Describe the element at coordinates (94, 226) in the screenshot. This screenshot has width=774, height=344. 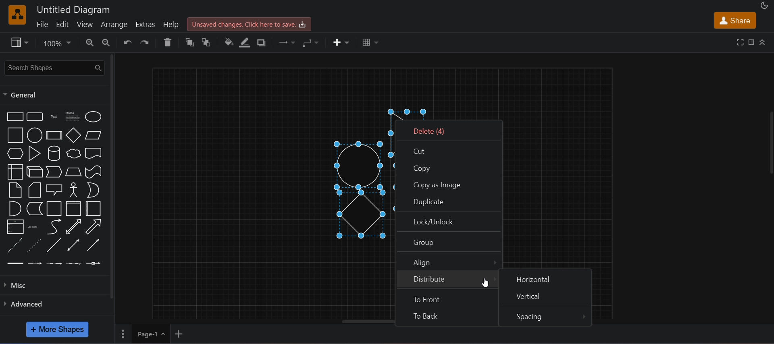
I see `arrow` at that location.